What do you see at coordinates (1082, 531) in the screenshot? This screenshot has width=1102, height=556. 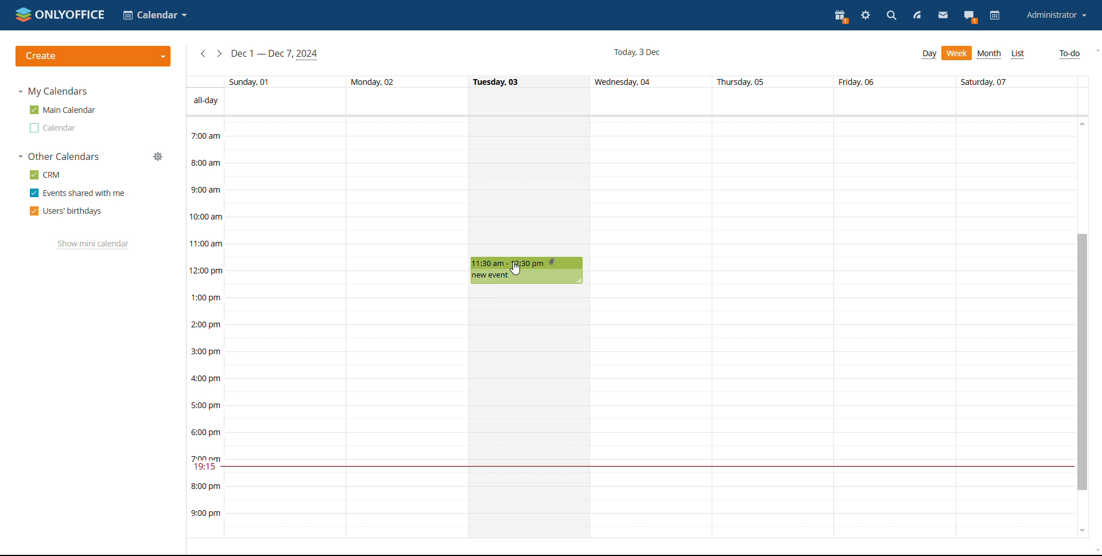 I see `scroll down` at bounding box center [1082, 531].